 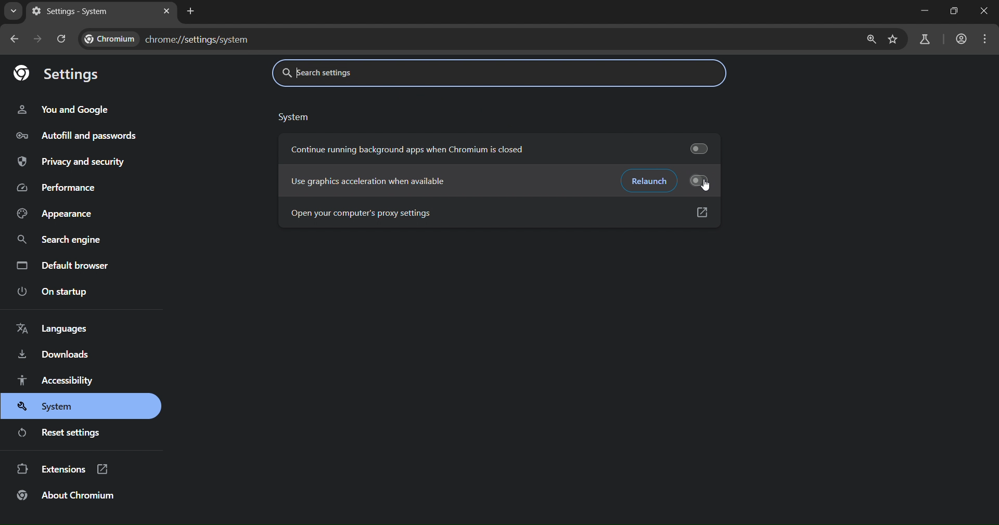 What do you see at coordinates (986, 11) in the screenshot?
I see `Close` at bounding box center [986, 11].